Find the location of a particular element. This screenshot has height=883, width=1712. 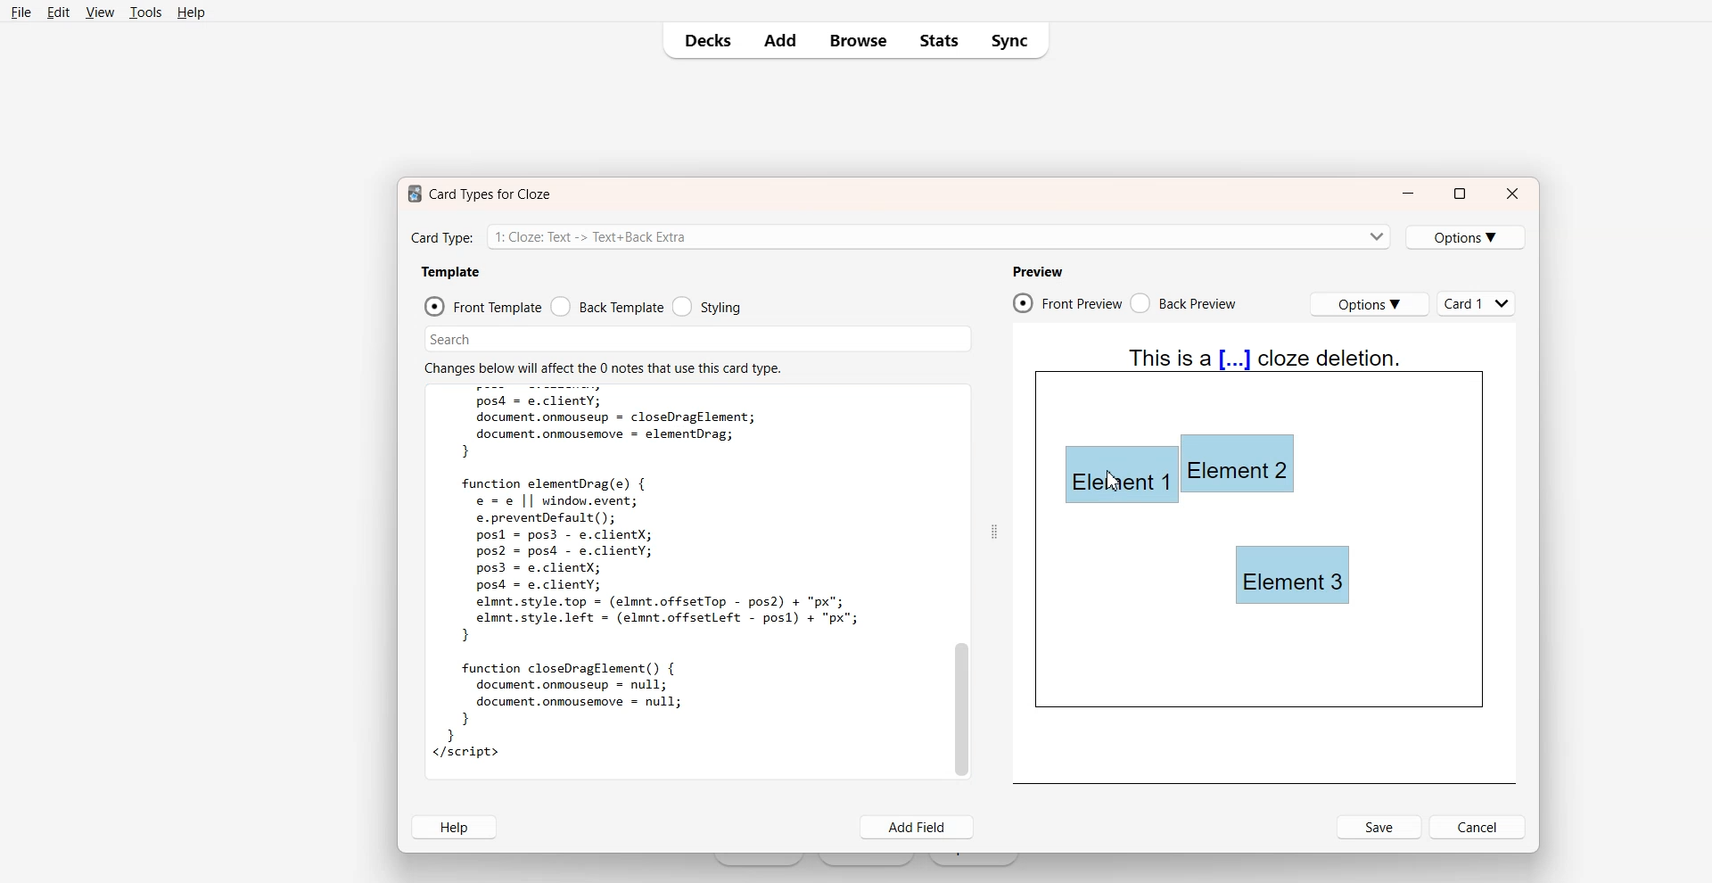

Text 4 is located at coordinates (1266, 367).